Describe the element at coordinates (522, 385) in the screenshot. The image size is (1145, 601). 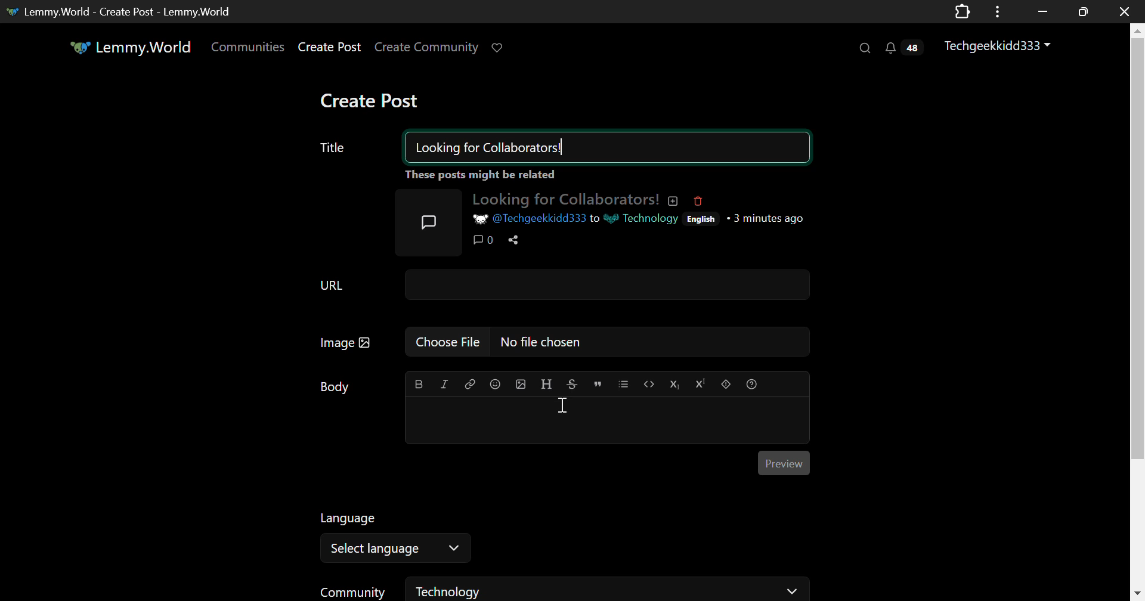
I see `upload image` at that location.